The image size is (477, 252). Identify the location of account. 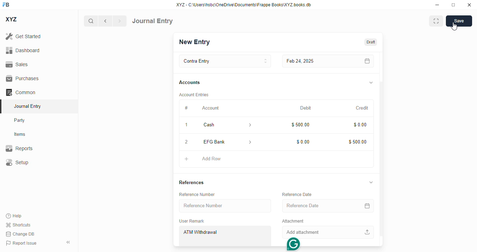
(211, 108).